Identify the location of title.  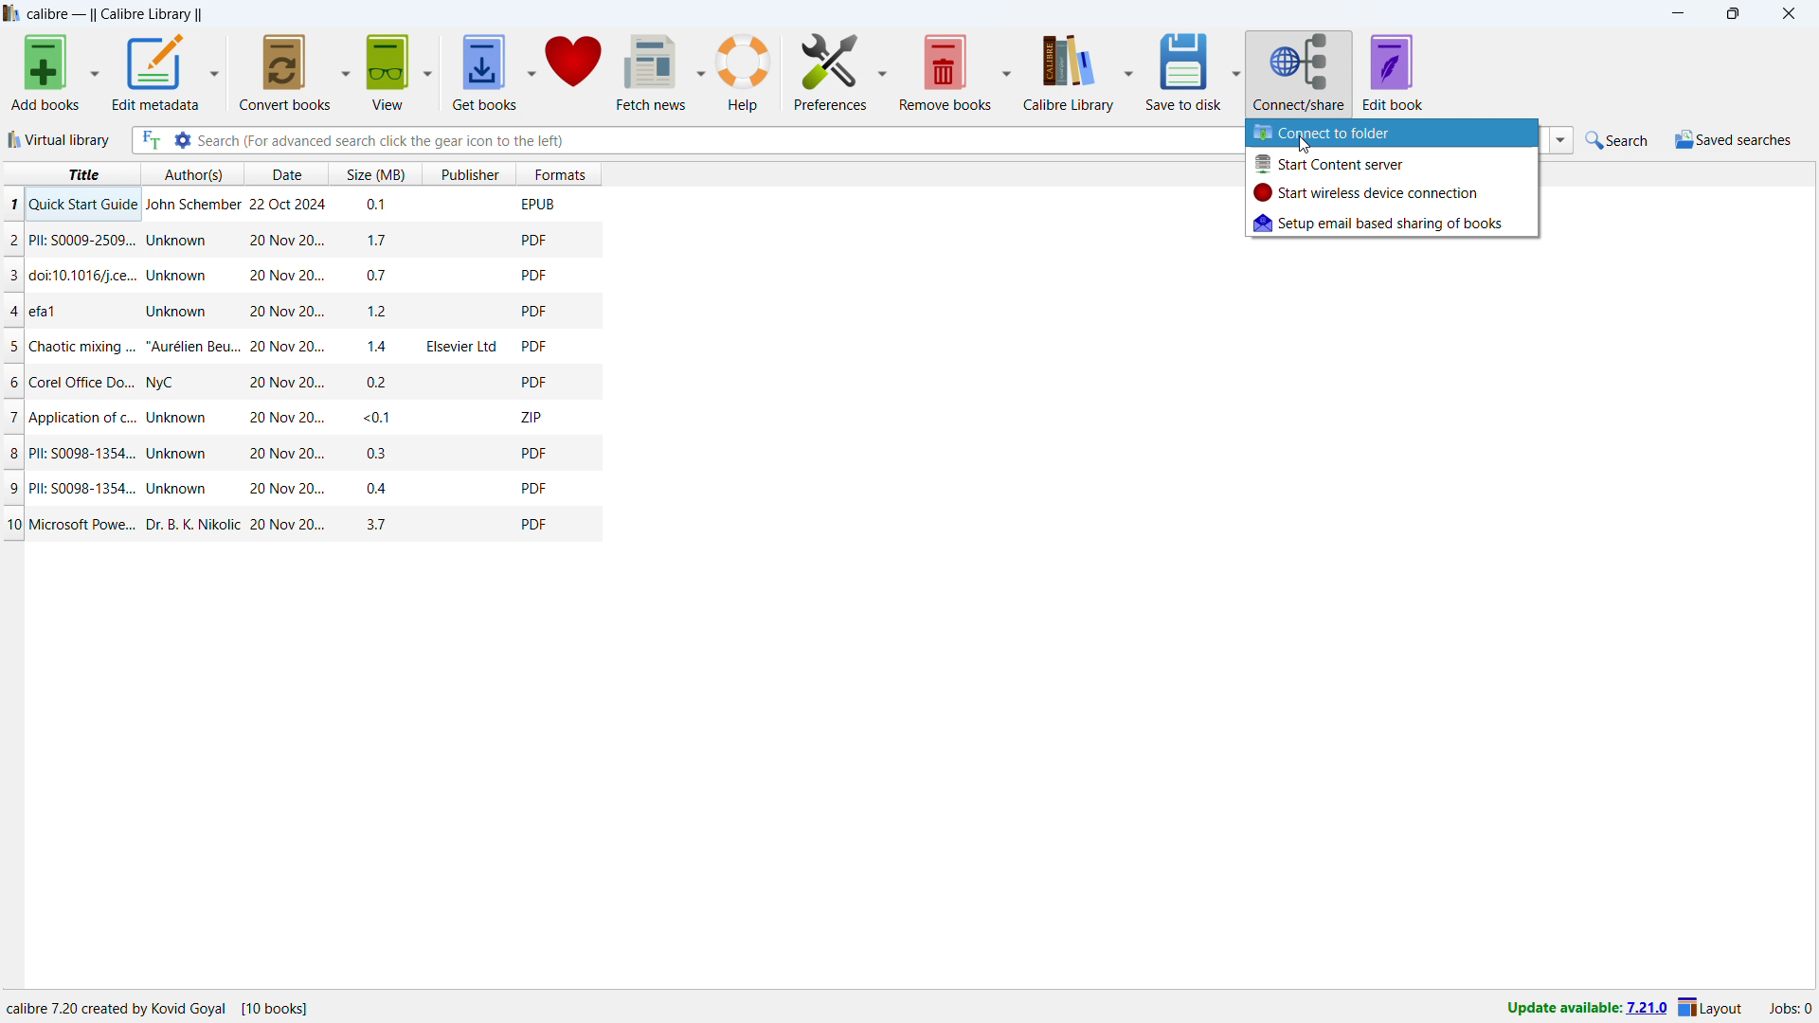
(115, 13).